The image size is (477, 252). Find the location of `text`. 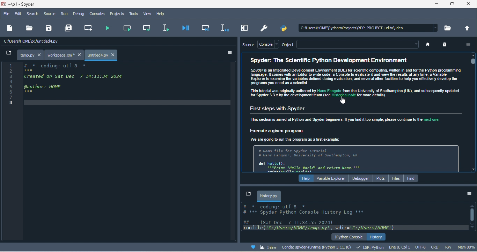

text is located at coordinates (351, 217).